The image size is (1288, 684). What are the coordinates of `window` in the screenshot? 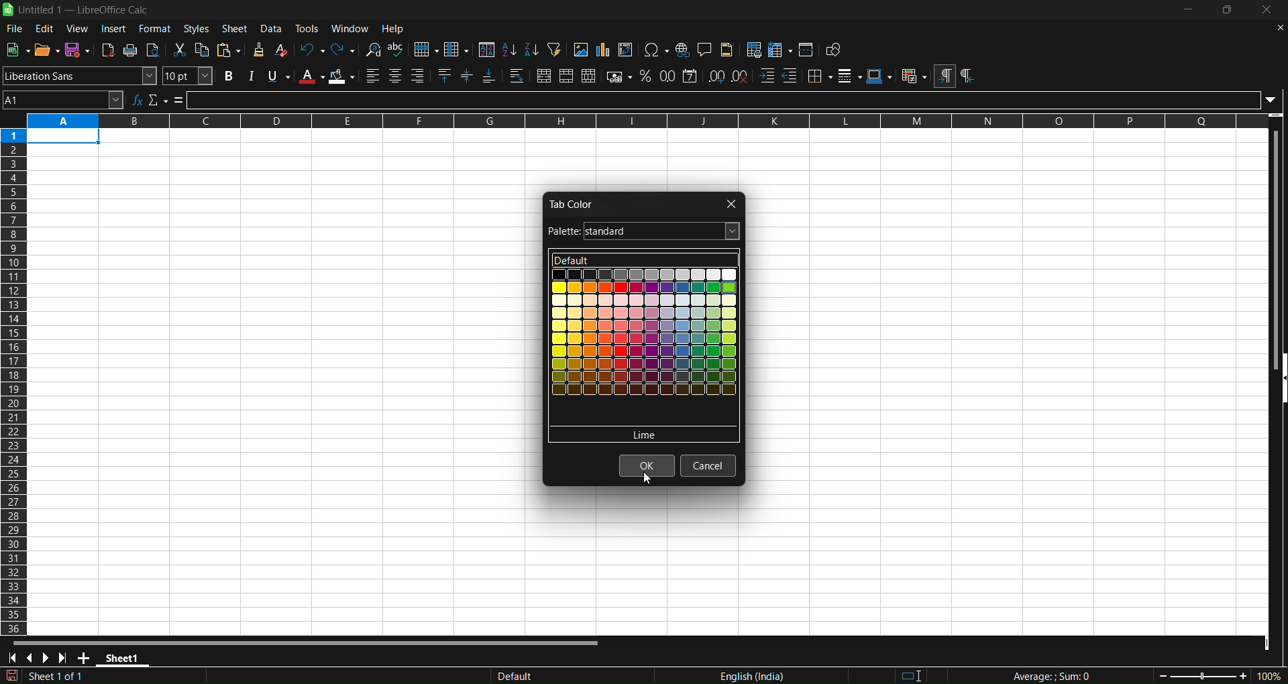 It's located at (353, 28).